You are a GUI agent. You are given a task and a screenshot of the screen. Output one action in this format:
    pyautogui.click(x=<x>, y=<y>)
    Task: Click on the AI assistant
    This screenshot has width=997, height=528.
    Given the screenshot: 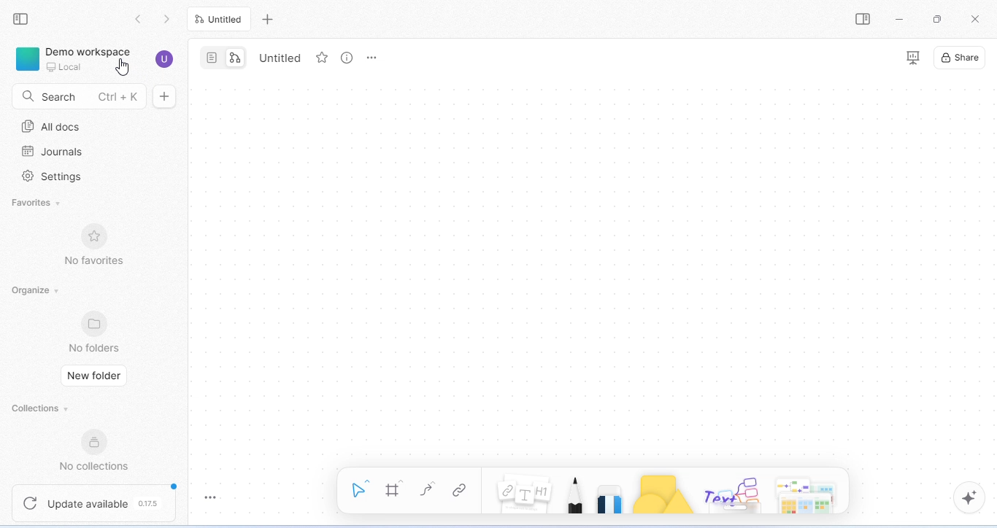 What is the action you would take?
    pyautogui.click(x=963, y=498)
    